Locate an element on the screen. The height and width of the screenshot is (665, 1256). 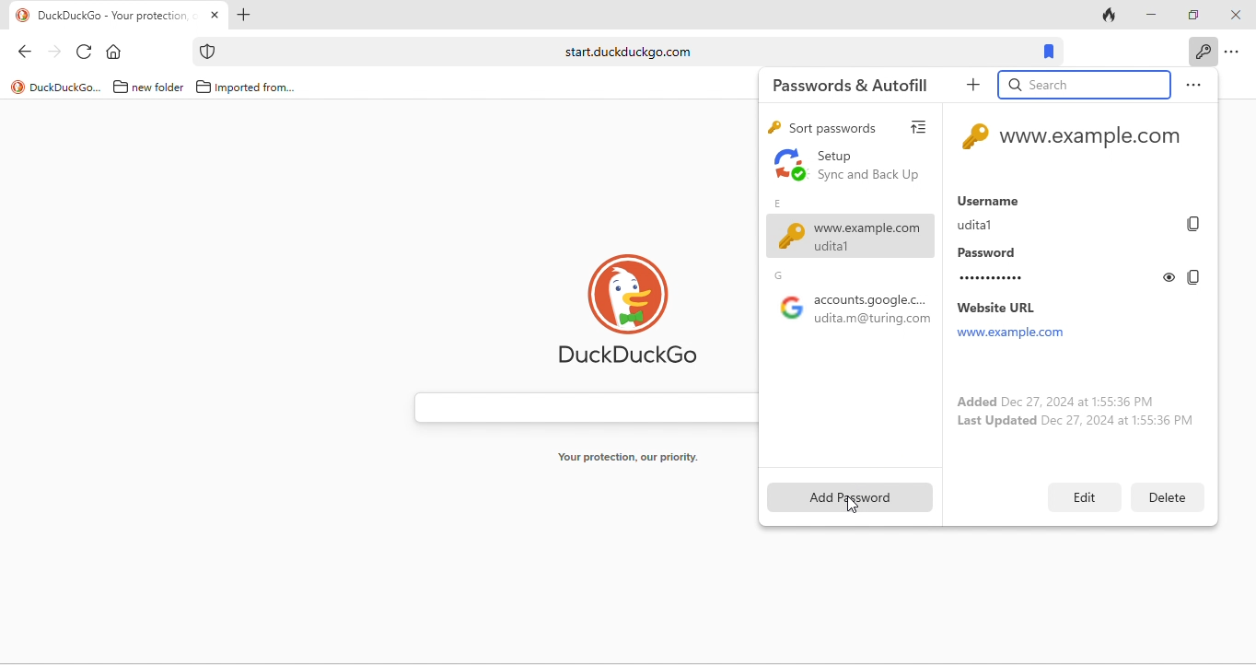
search bar is located at coordinates (576, 403).